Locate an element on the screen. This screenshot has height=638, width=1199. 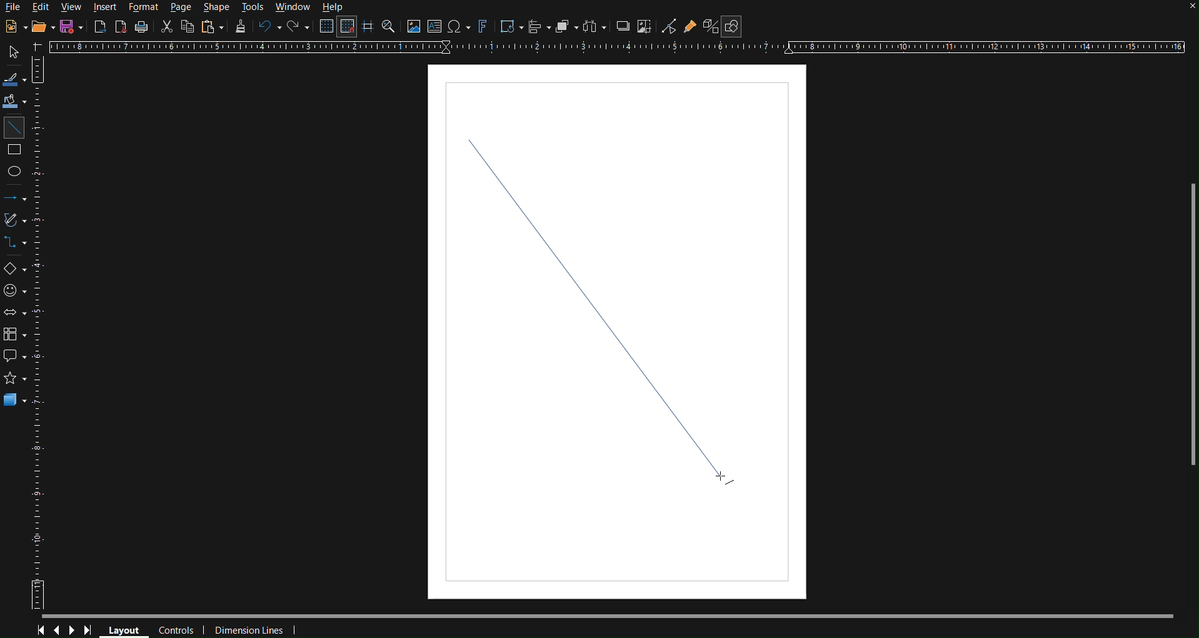
Align Objects is located at coordinates (539, 26).